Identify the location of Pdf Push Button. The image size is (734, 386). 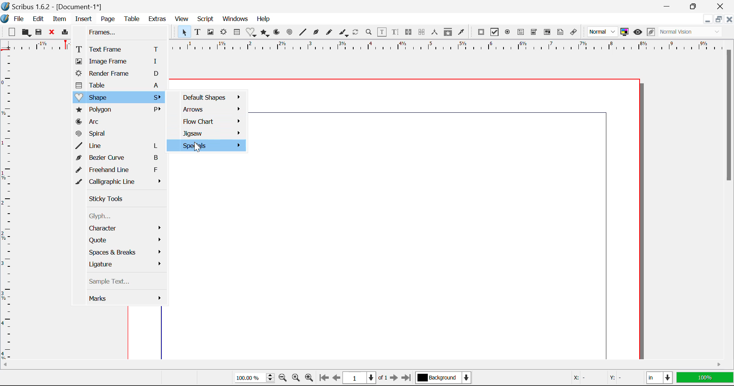
(481, 32).